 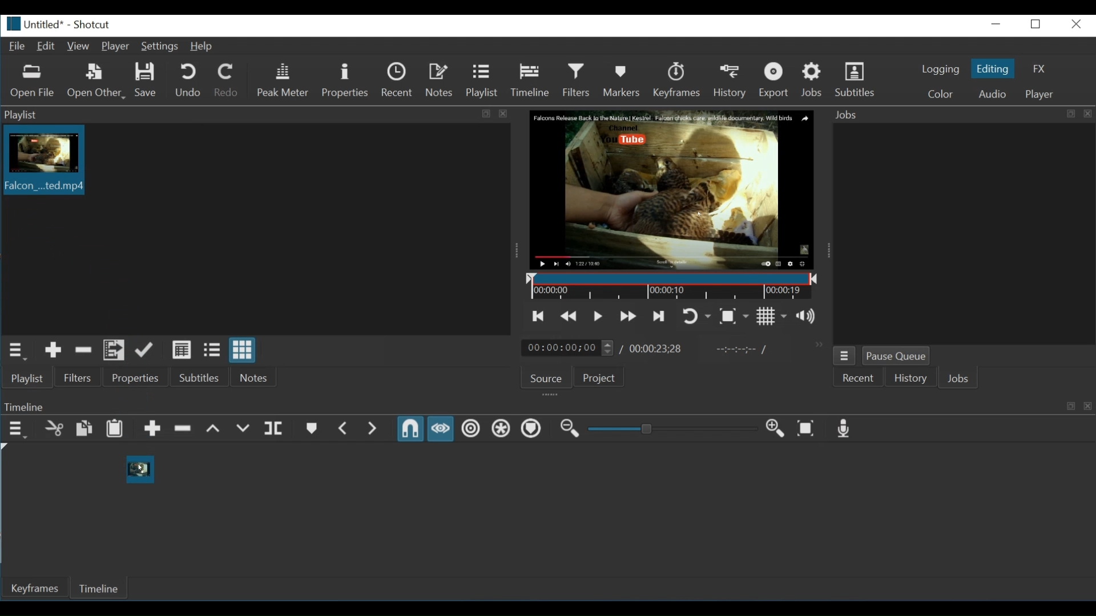 I want to click on Add files to the playlist, so click(x=112, y=351).